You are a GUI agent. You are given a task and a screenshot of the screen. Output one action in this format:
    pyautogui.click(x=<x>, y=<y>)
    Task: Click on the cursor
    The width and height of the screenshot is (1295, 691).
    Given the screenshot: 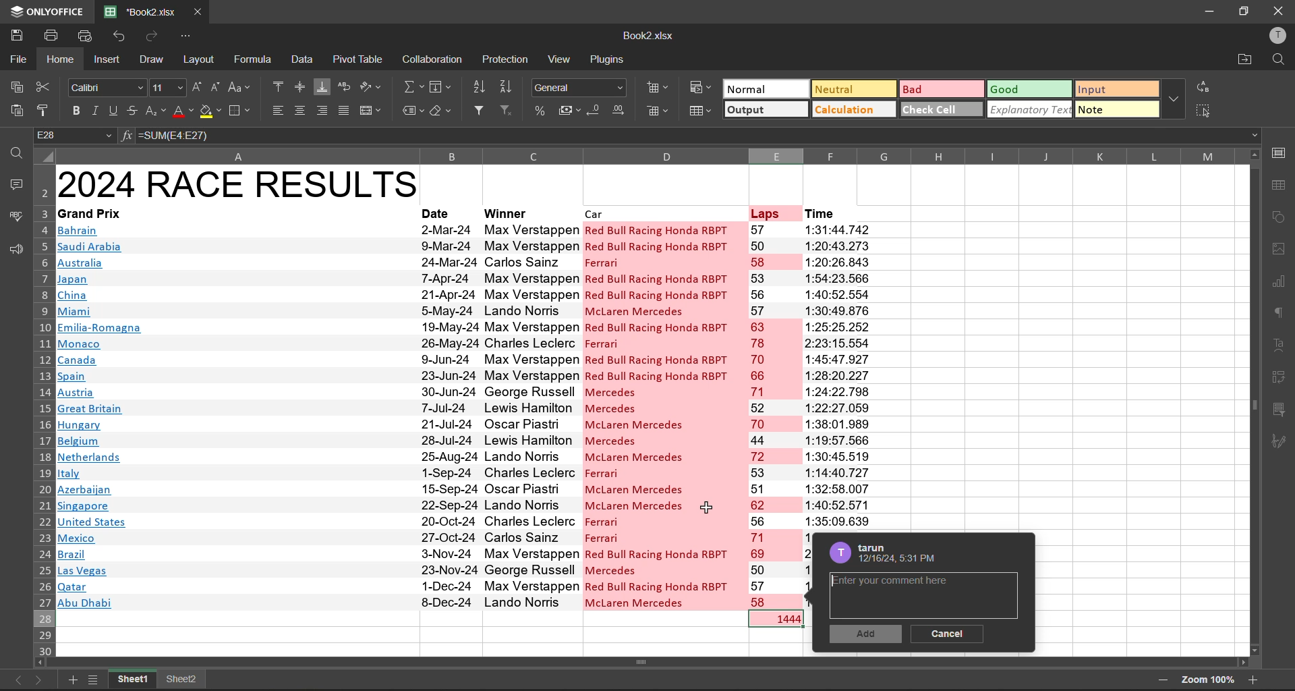 What is the action you would take?
    pyautogui.click(x=708, y=506)
    